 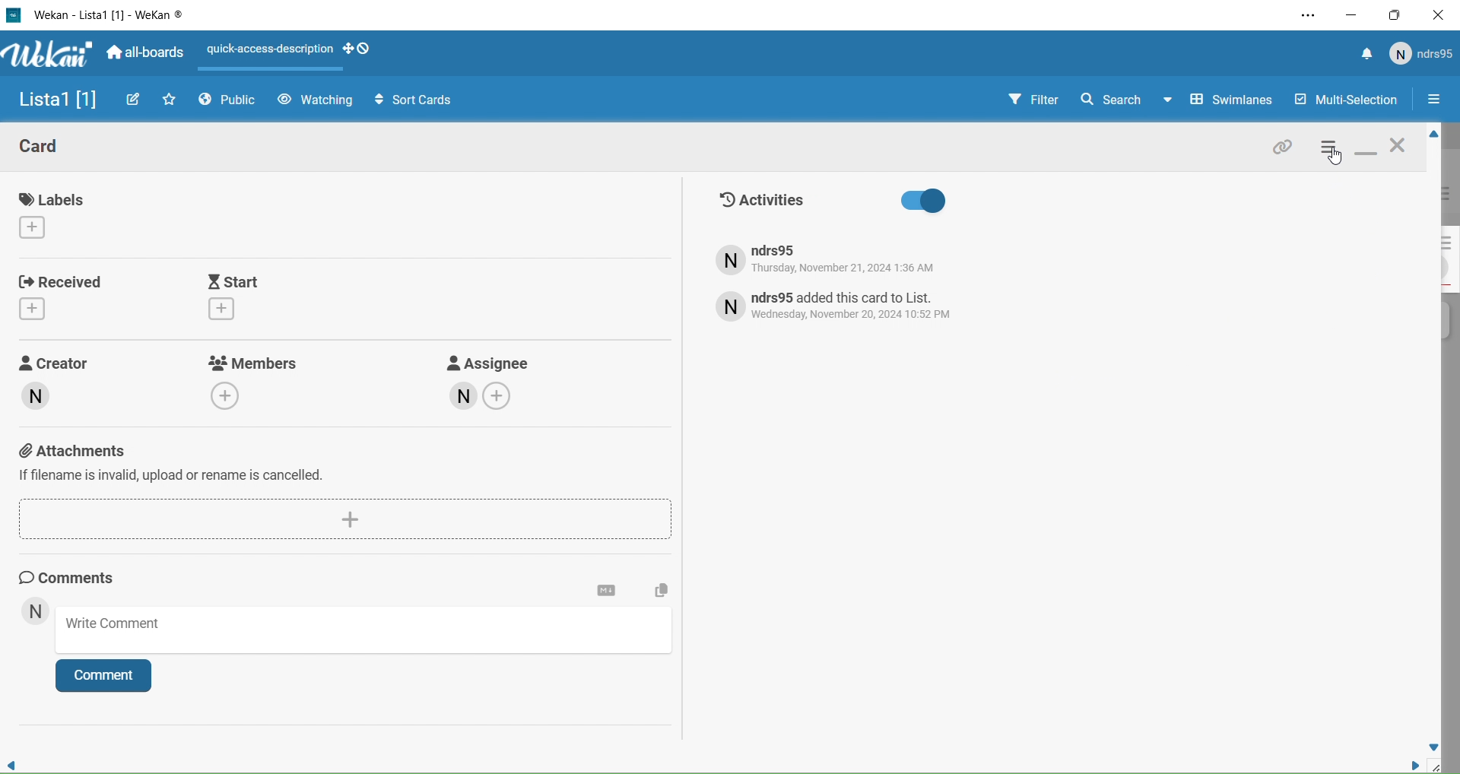 I want to click on Card, so click(x=35, y=145).